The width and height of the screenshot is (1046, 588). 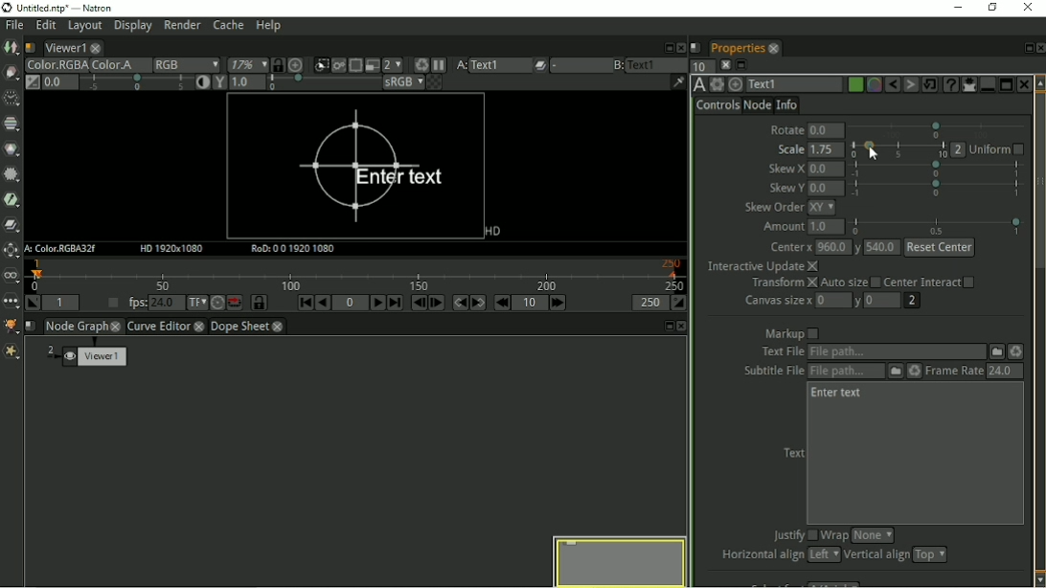 What do you see at coordinates (30, 48) in the screenshot?
I see `Script name` at bounding box center [30, 48].